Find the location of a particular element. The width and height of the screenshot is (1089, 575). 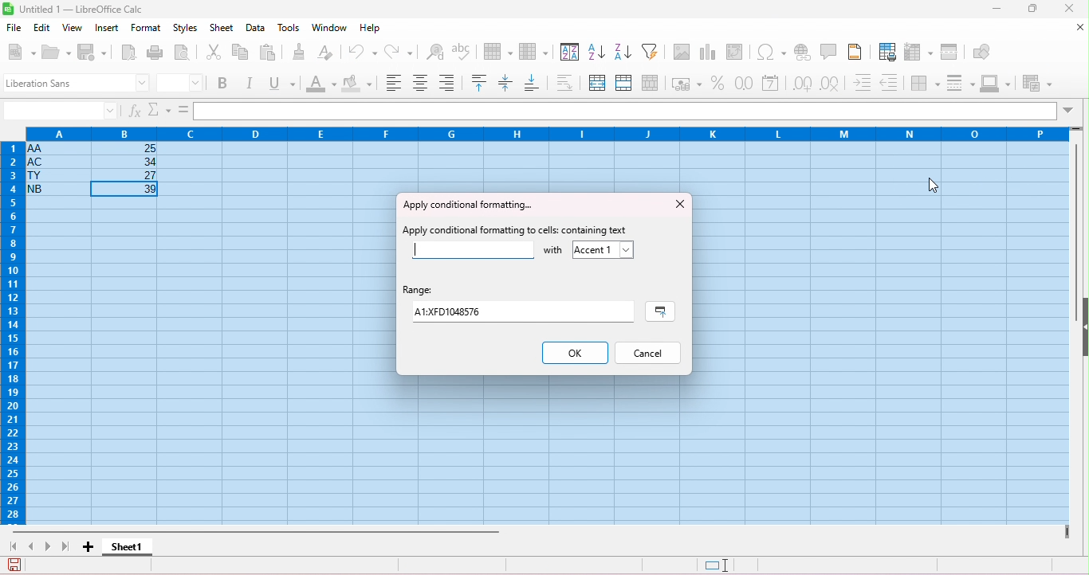

cursor movement is located at coordinates (934, 185).